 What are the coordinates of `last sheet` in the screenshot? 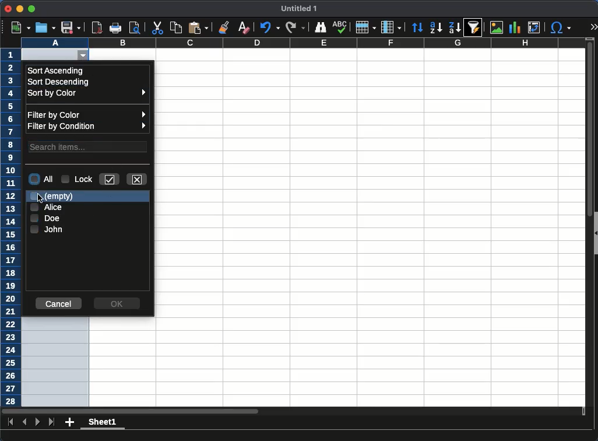 It's located at (52, 422).